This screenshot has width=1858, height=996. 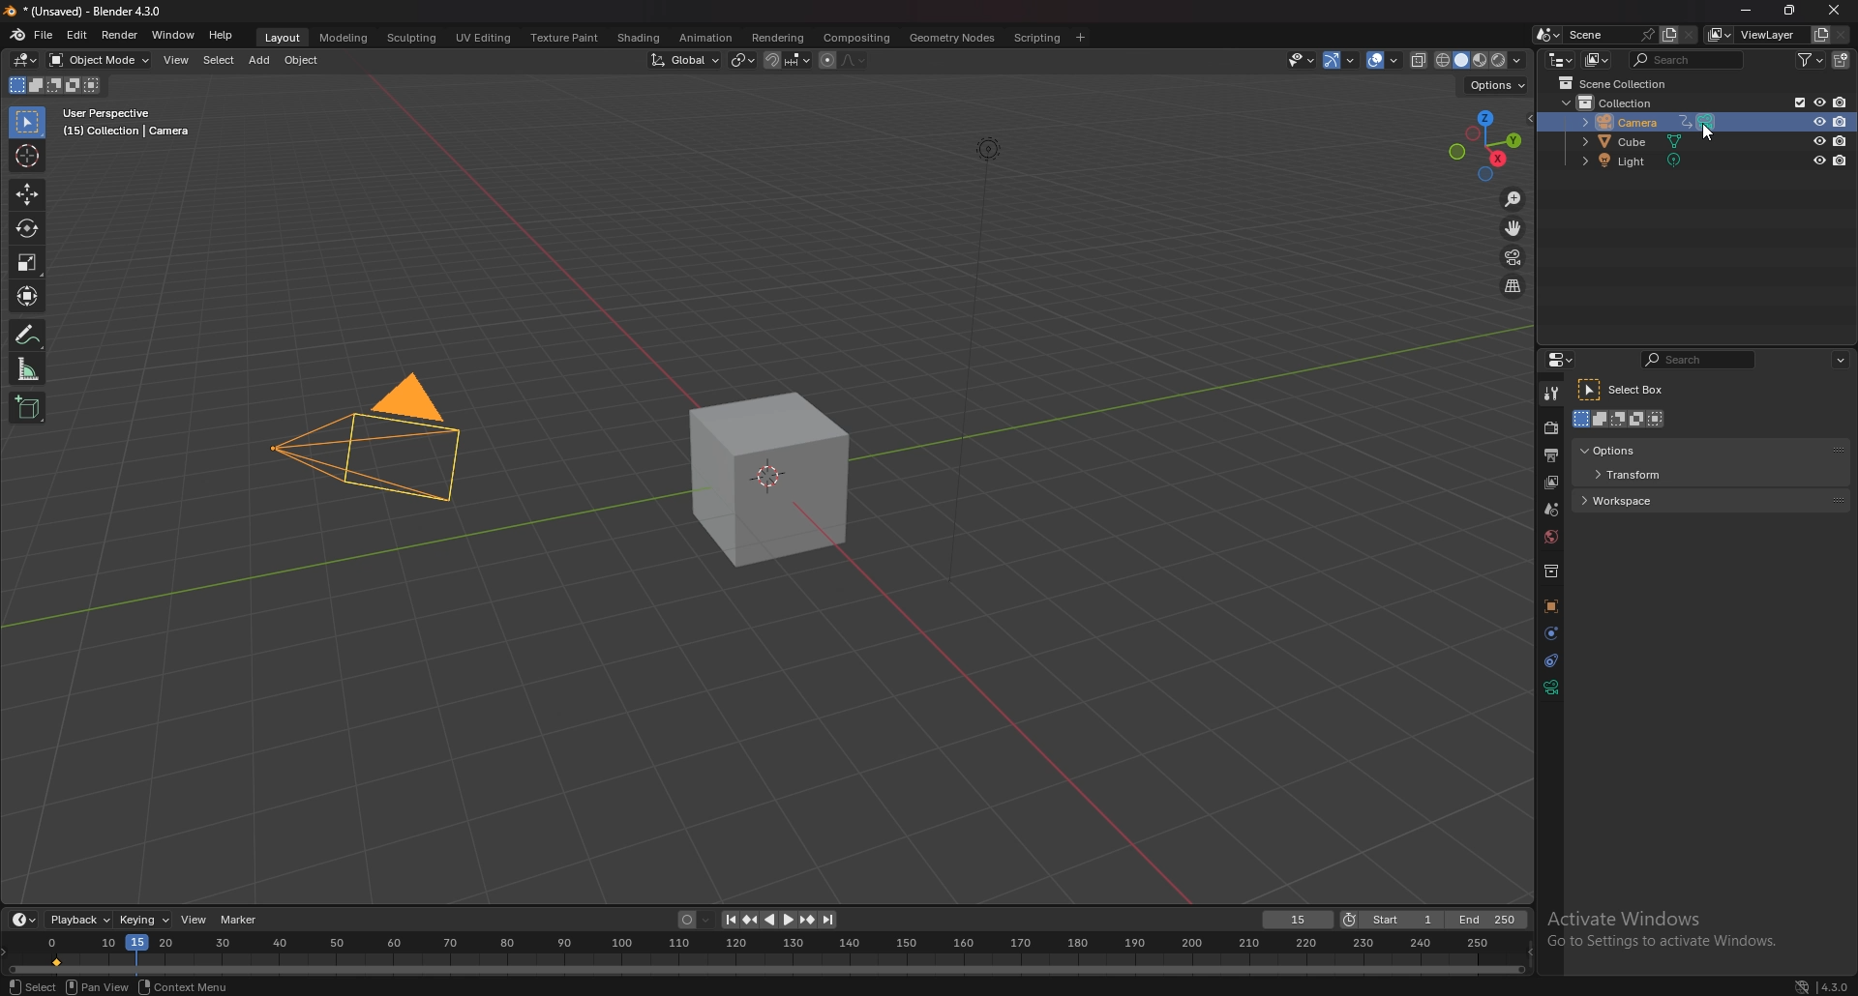 What do you see at coordinates (964, 362) in the screenshot?
I see `` at bounding box center [964, 362].